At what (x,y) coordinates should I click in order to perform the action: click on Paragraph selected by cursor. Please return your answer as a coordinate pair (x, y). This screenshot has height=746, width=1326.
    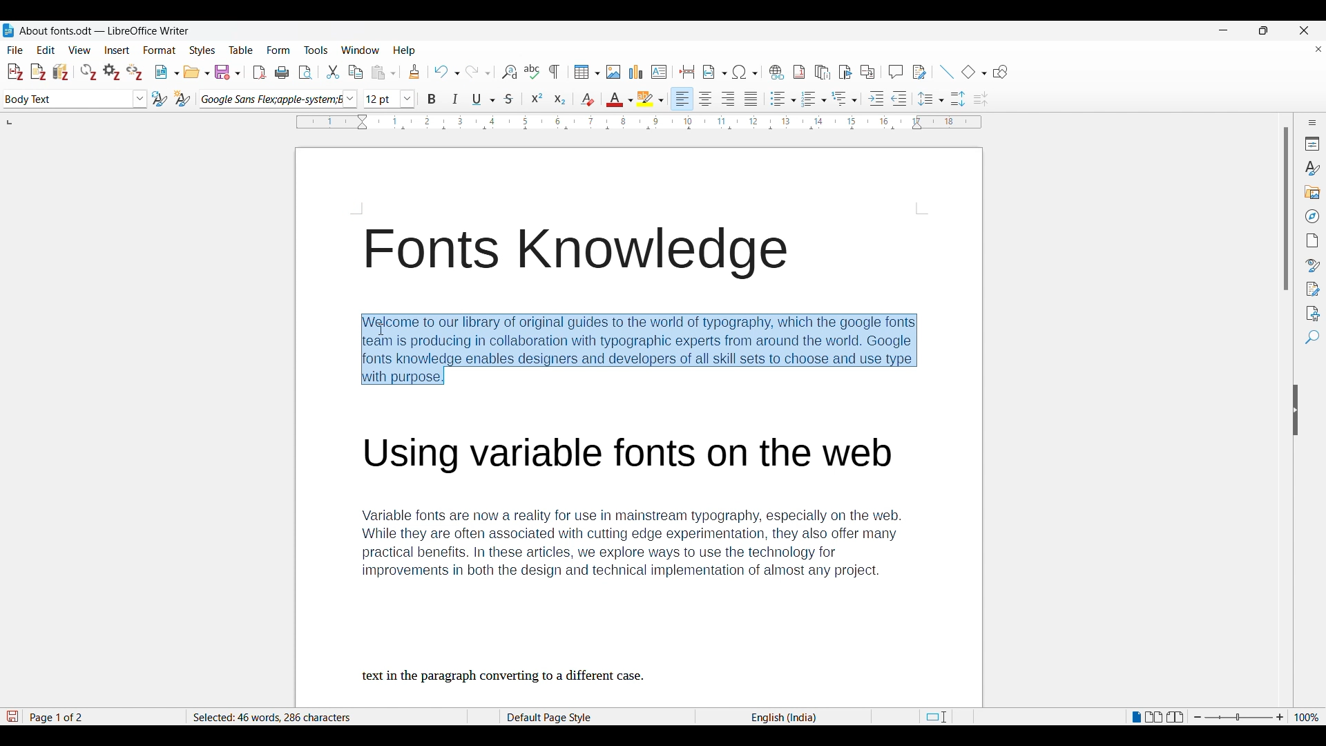
    Looking at the image, I should click on (639, 349).